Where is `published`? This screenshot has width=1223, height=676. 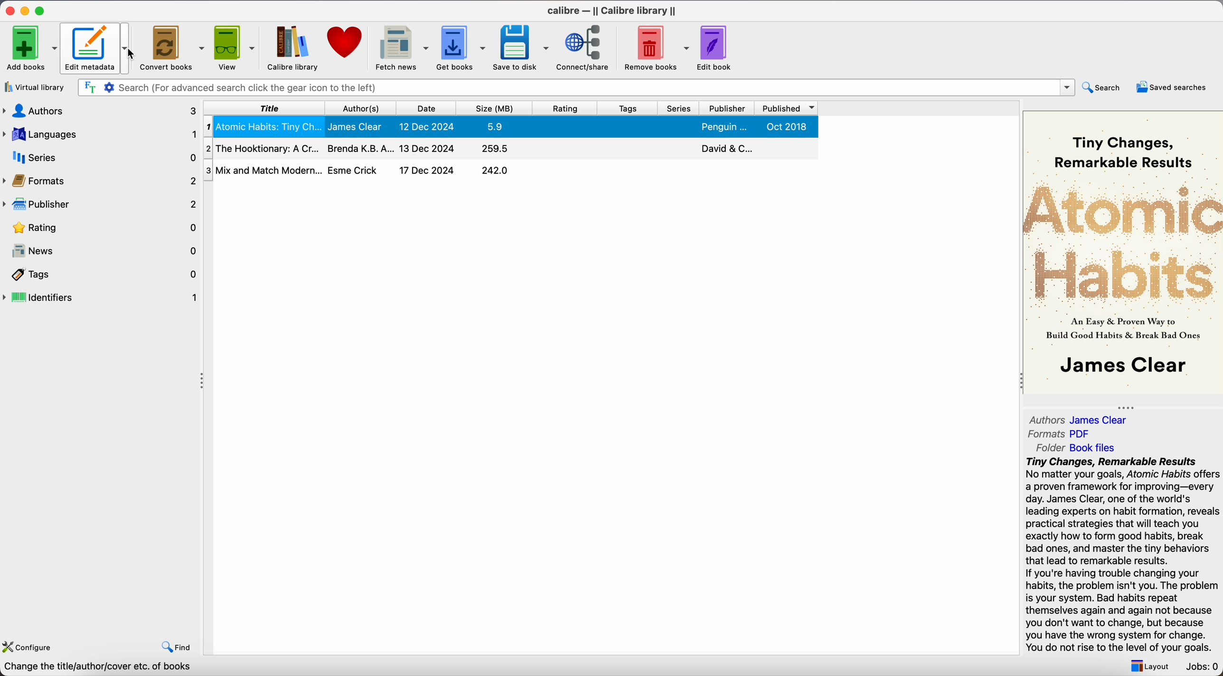 published is located at coordinates (784, 108).